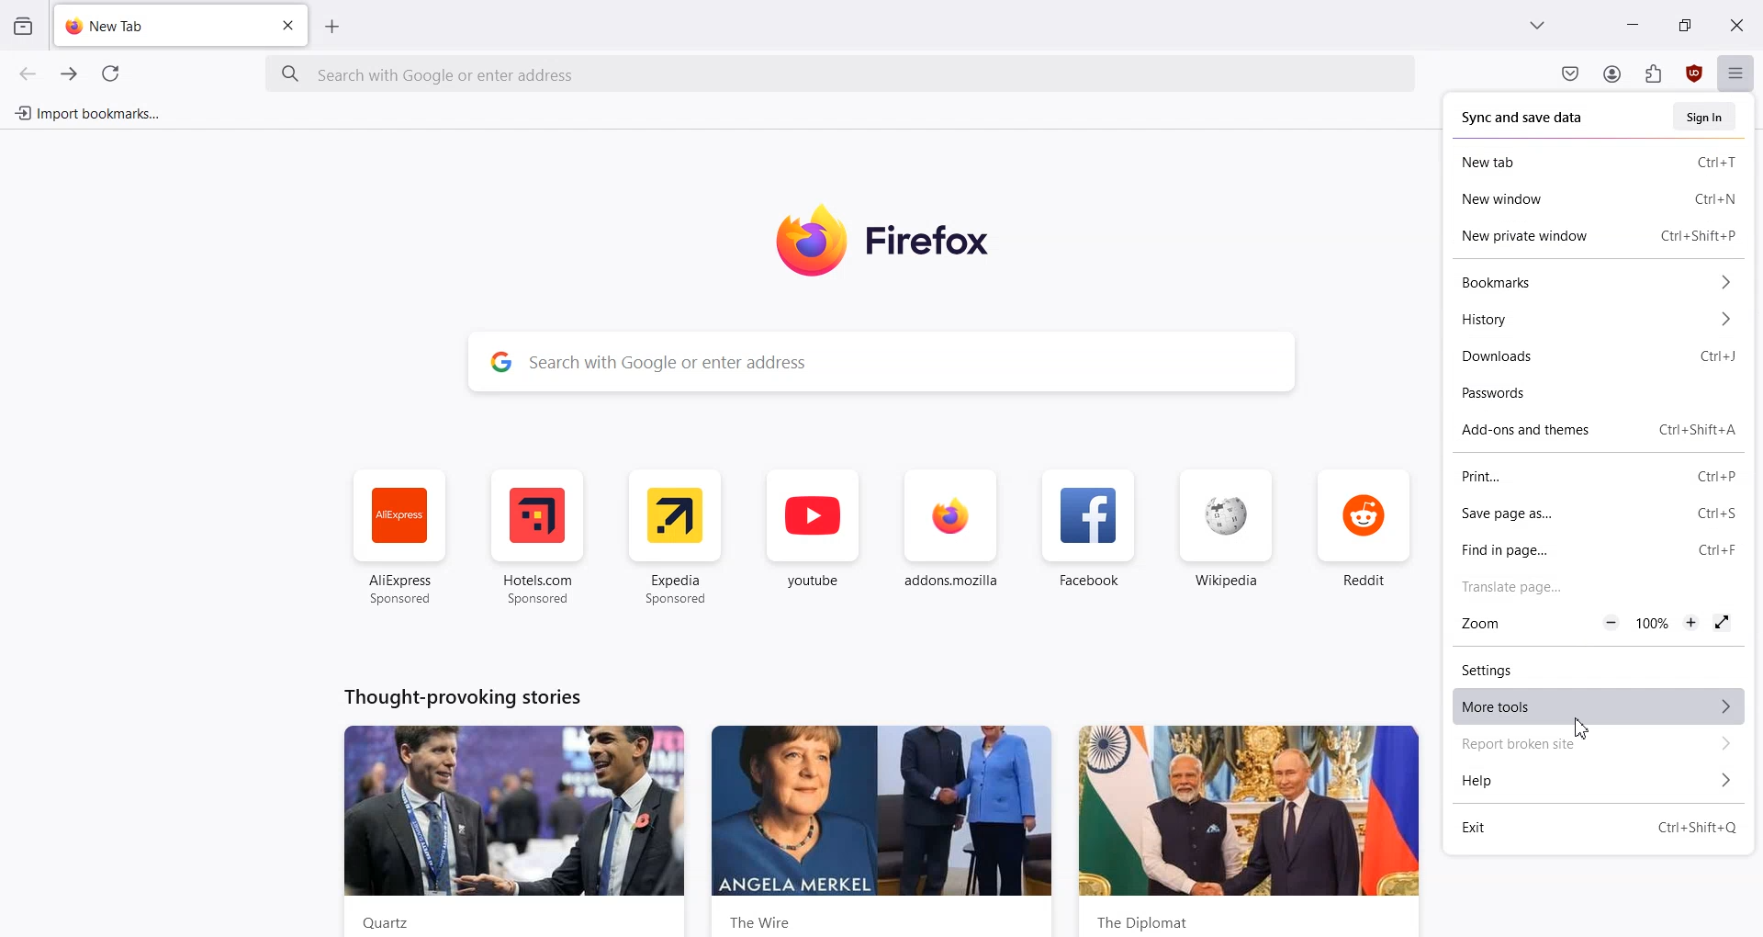 The width and height of the screenshot is (1763, 937). I want to click on New Tab, so click(1555, 162).